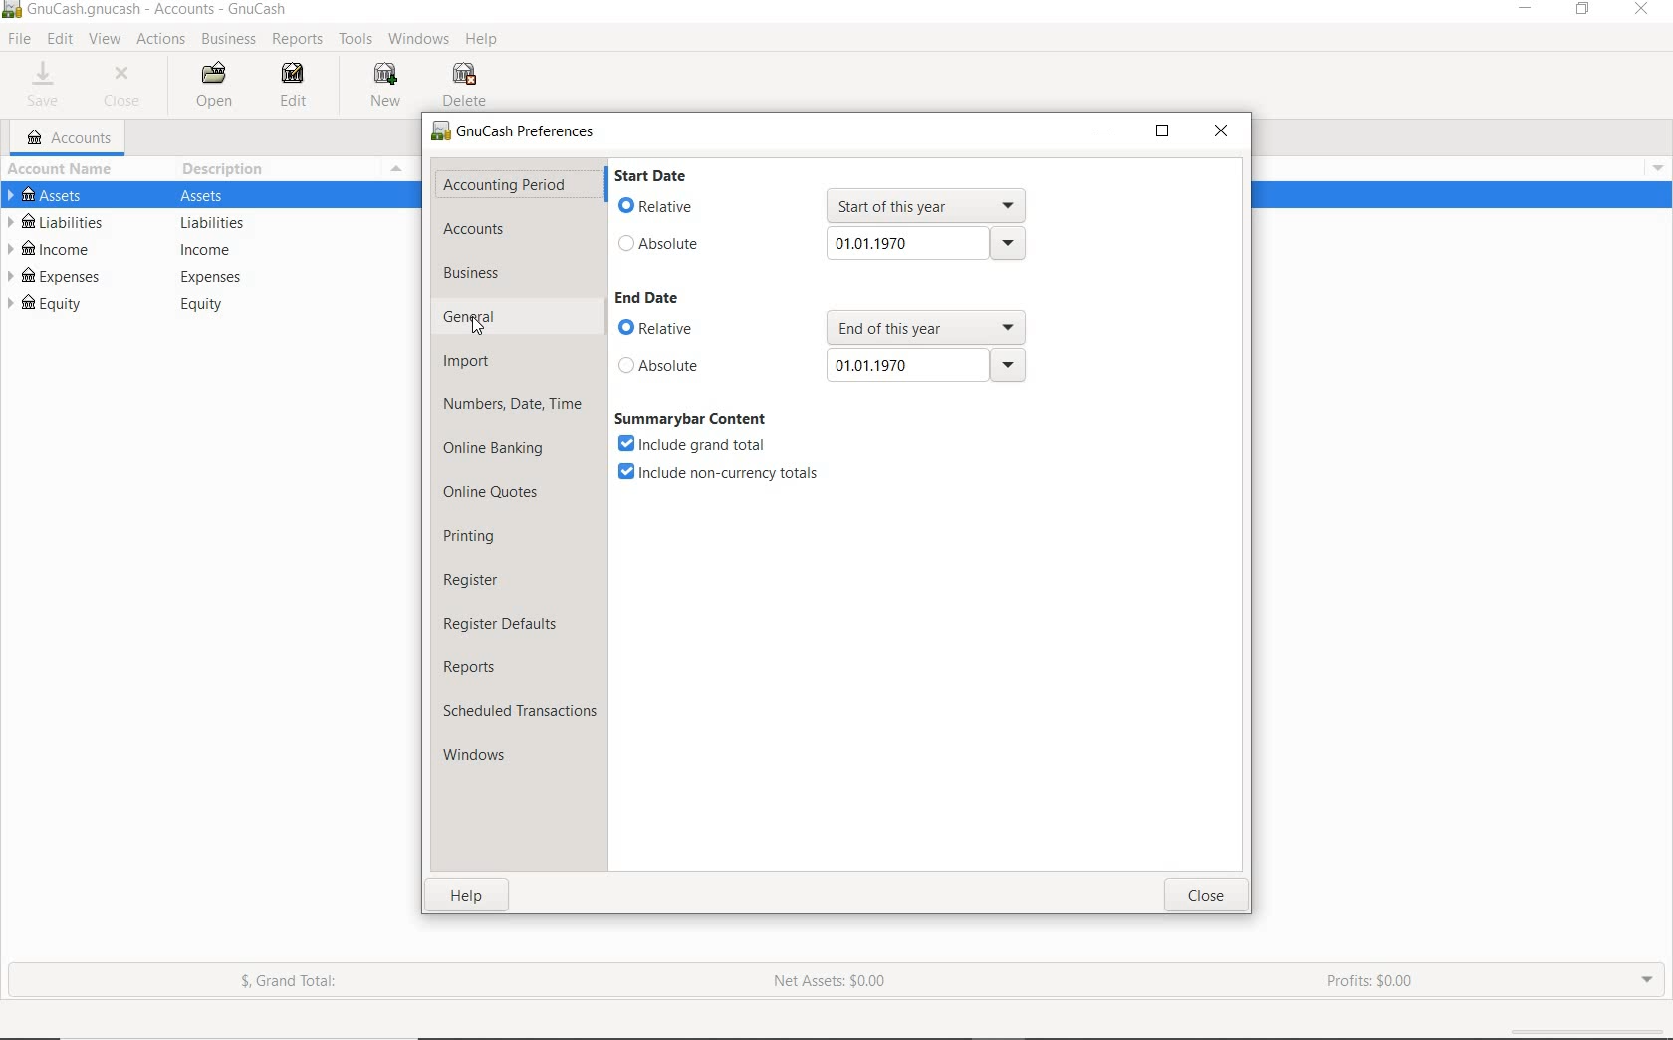  What do you see at coordinates (289, 84) in the screenshot?
I see `EDIT` at bounding box center [289, 84].